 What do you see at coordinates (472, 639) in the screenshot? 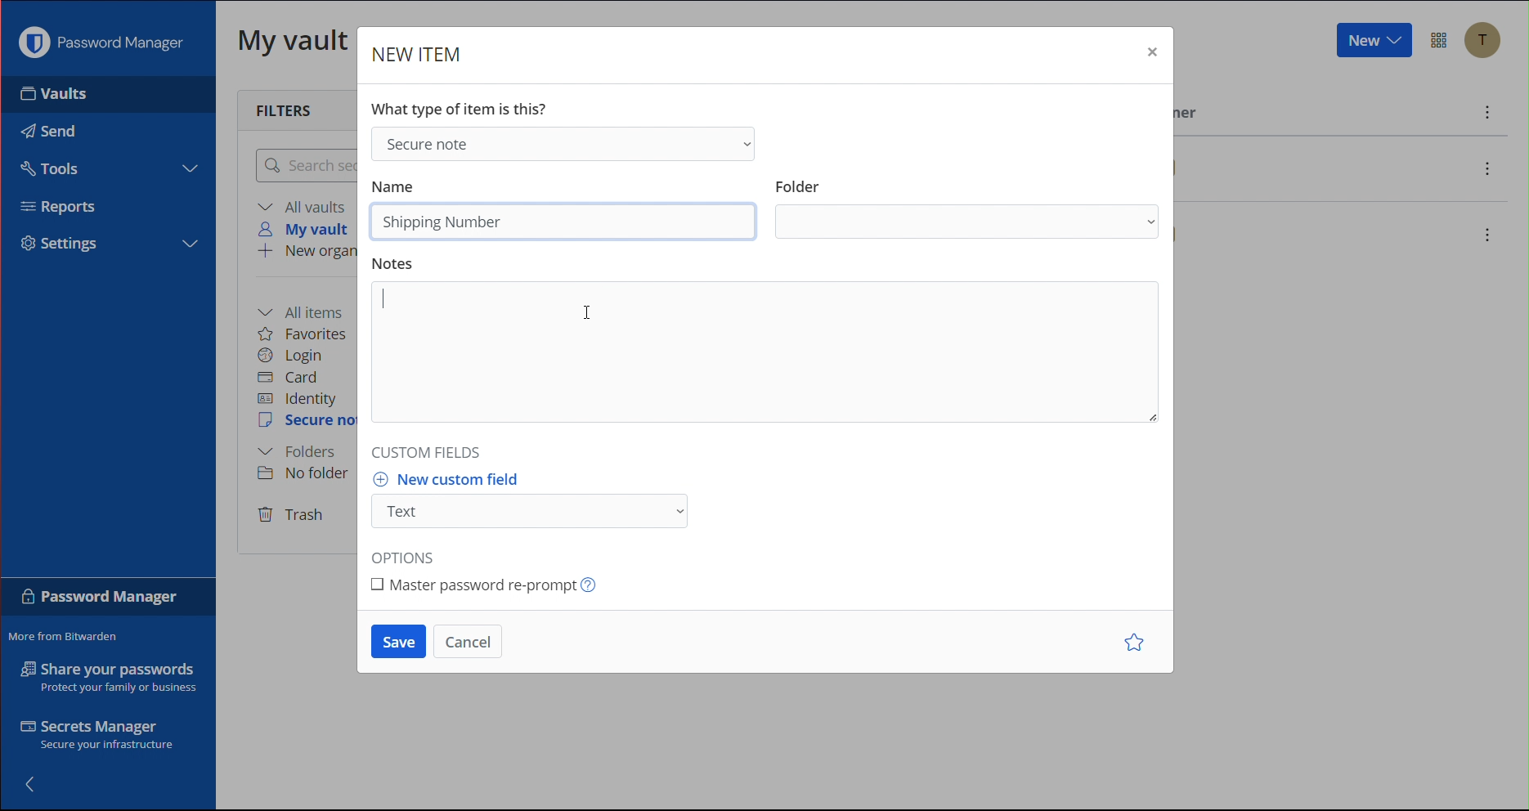
I see `Cancel` at bounding box center [472, 639].